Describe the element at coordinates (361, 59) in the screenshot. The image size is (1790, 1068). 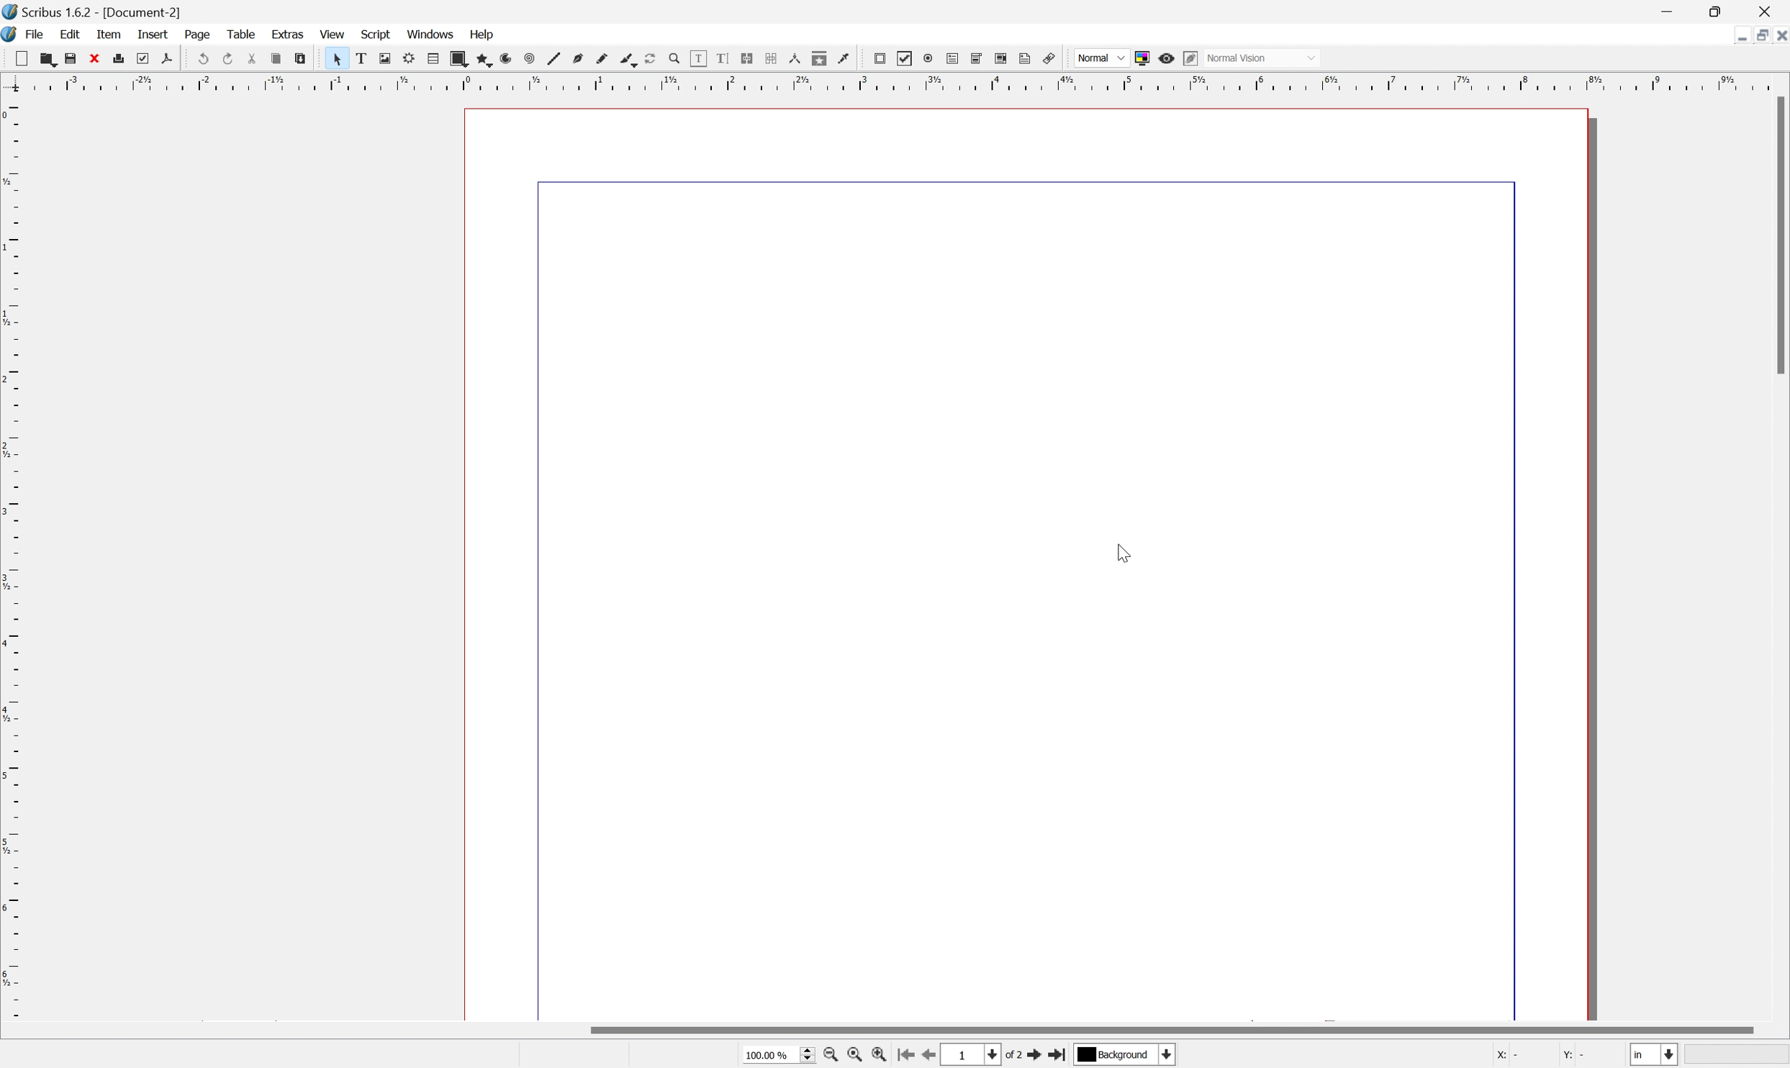
I see `Text frame` at that location.